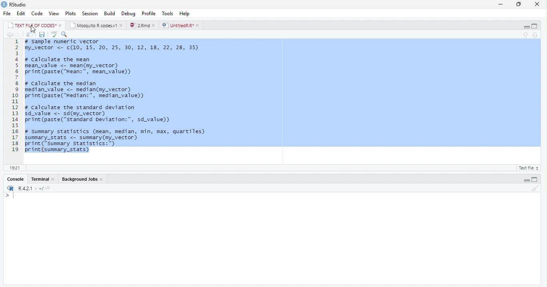 Image resolution: width=547 pixels, height=287 pixels. What do you see at coordinates (535, 26) in the screenshot?
I see `maximize` at bounding box center [535, 26].